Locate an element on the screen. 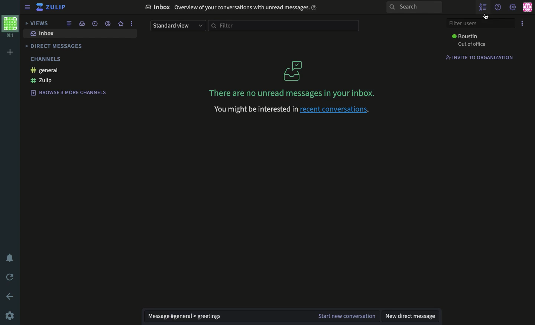 Image resolution: width=535 pixels, height=325 pixels. notification is located at coordinates (10, 257).